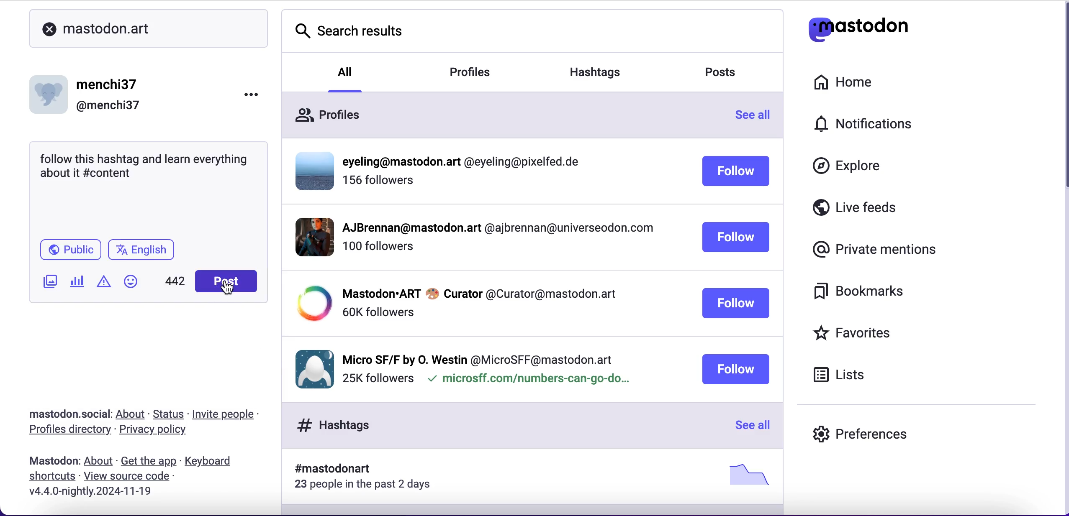  I want to click on mastodon.social, so click(65, 413).